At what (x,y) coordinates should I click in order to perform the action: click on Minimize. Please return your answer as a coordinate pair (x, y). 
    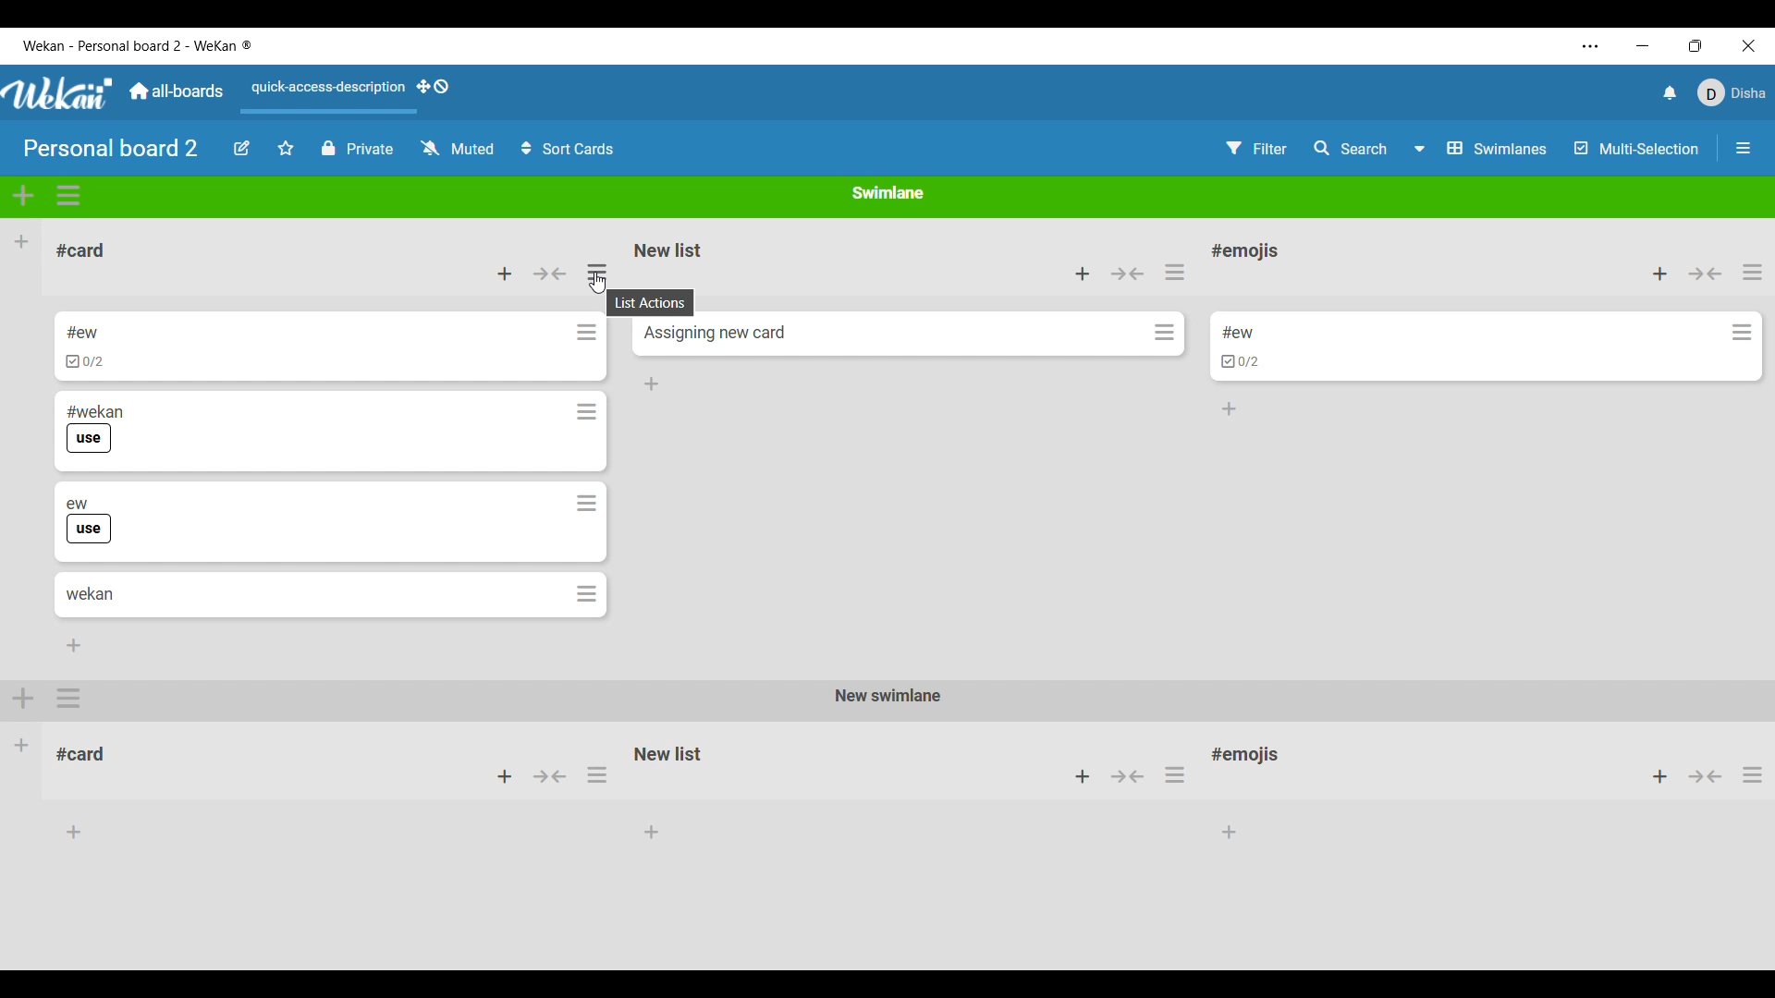
    Looking at the image, I should click on (1643, 45).